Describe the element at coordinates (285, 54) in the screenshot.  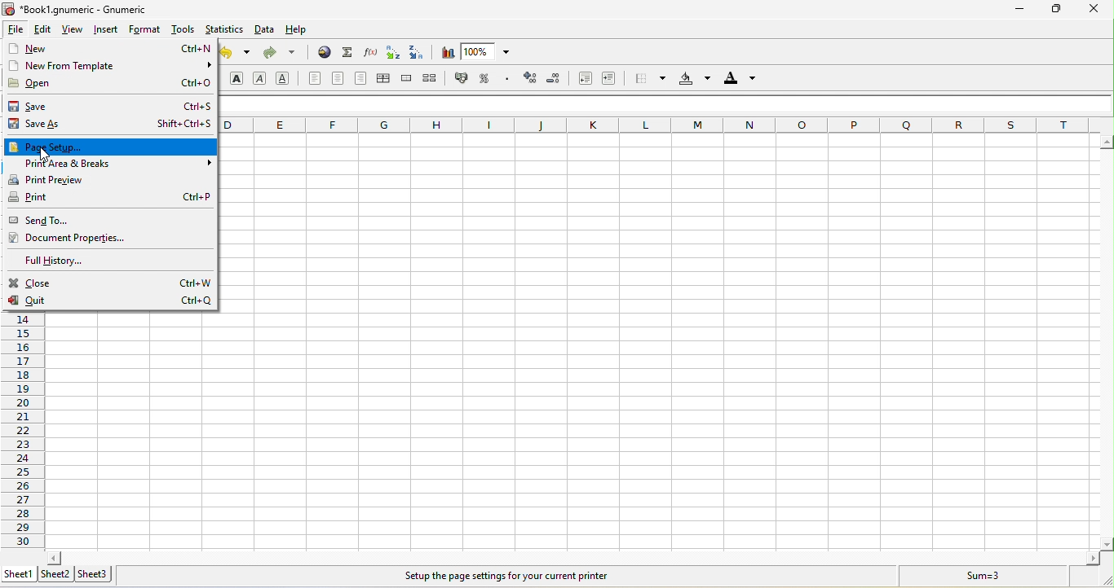
I see `redo` at that location.